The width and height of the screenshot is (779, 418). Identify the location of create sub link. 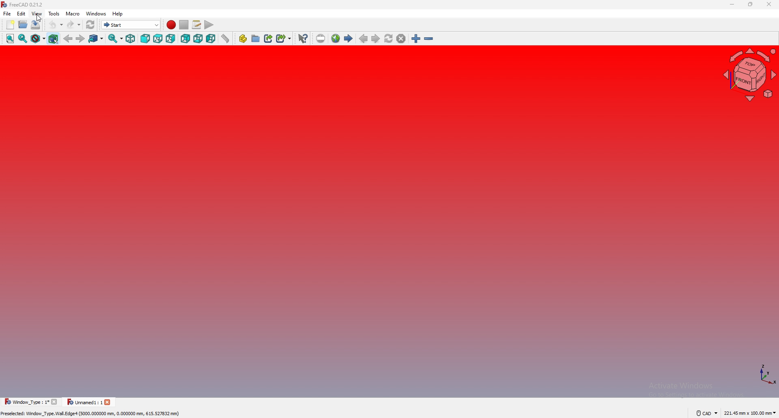
(284, 38).